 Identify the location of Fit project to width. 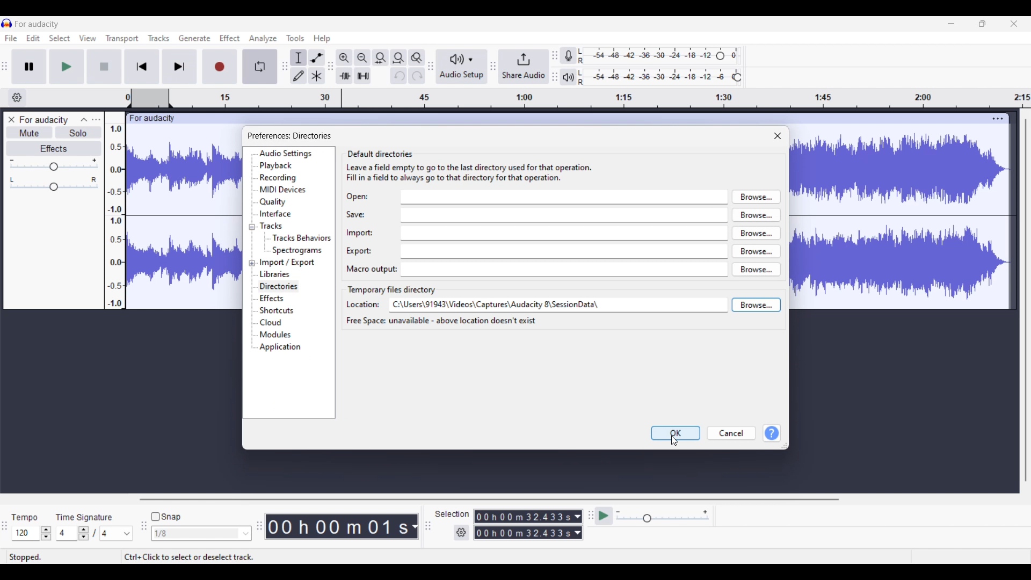
(398, 58).